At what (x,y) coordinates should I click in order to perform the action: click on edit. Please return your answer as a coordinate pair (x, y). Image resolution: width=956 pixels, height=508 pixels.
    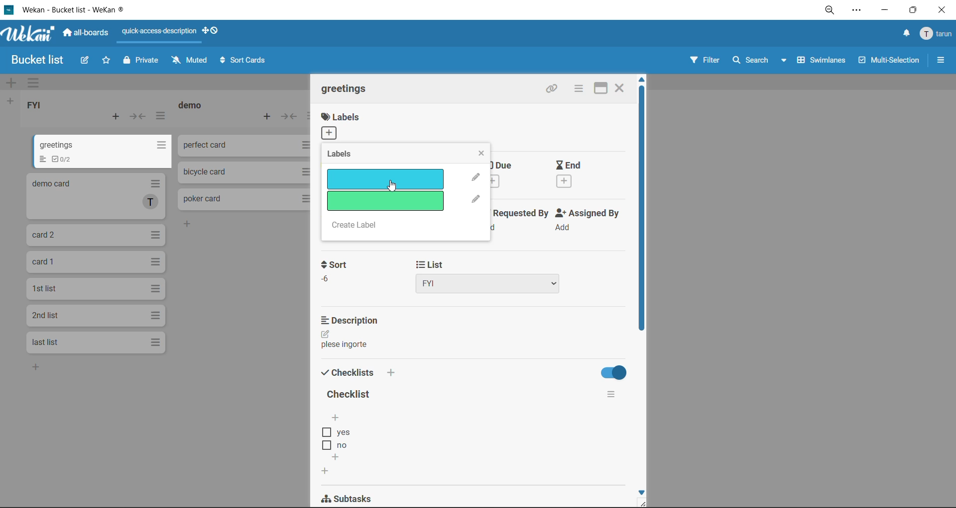
    Looking at the image, I should click on (328, 333).